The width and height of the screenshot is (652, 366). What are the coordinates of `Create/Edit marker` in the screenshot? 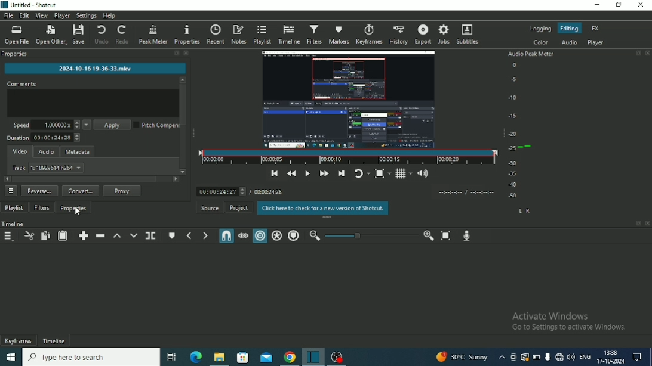 It's located at (172, 236).